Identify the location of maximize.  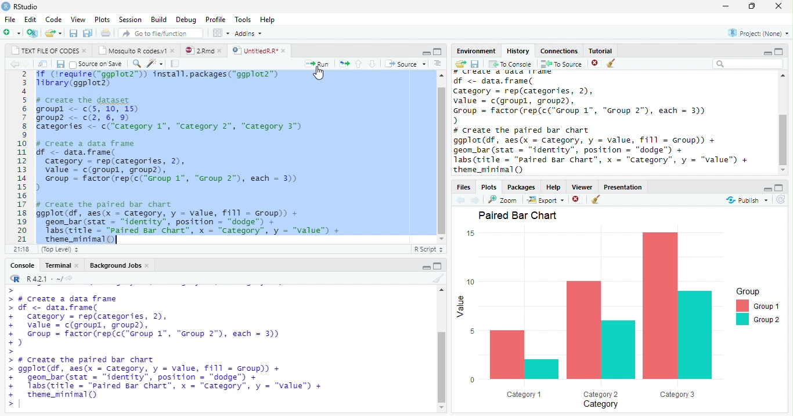
(752, 6).